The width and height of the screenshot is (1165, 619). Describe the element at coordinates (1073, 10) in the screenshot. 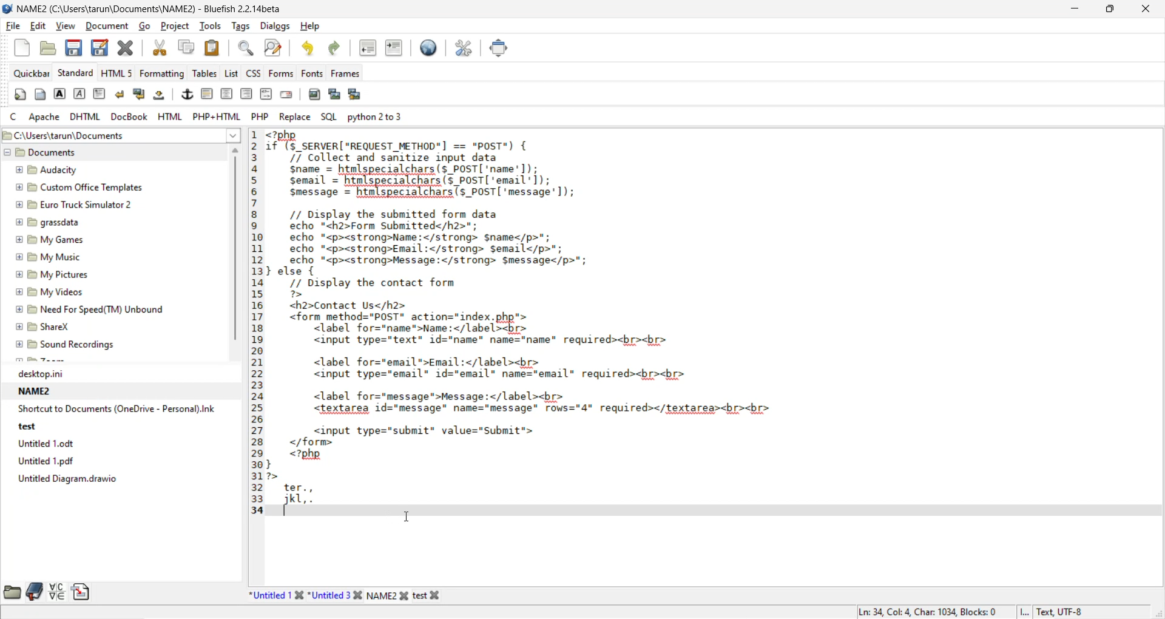

I see `minimize` at that location.